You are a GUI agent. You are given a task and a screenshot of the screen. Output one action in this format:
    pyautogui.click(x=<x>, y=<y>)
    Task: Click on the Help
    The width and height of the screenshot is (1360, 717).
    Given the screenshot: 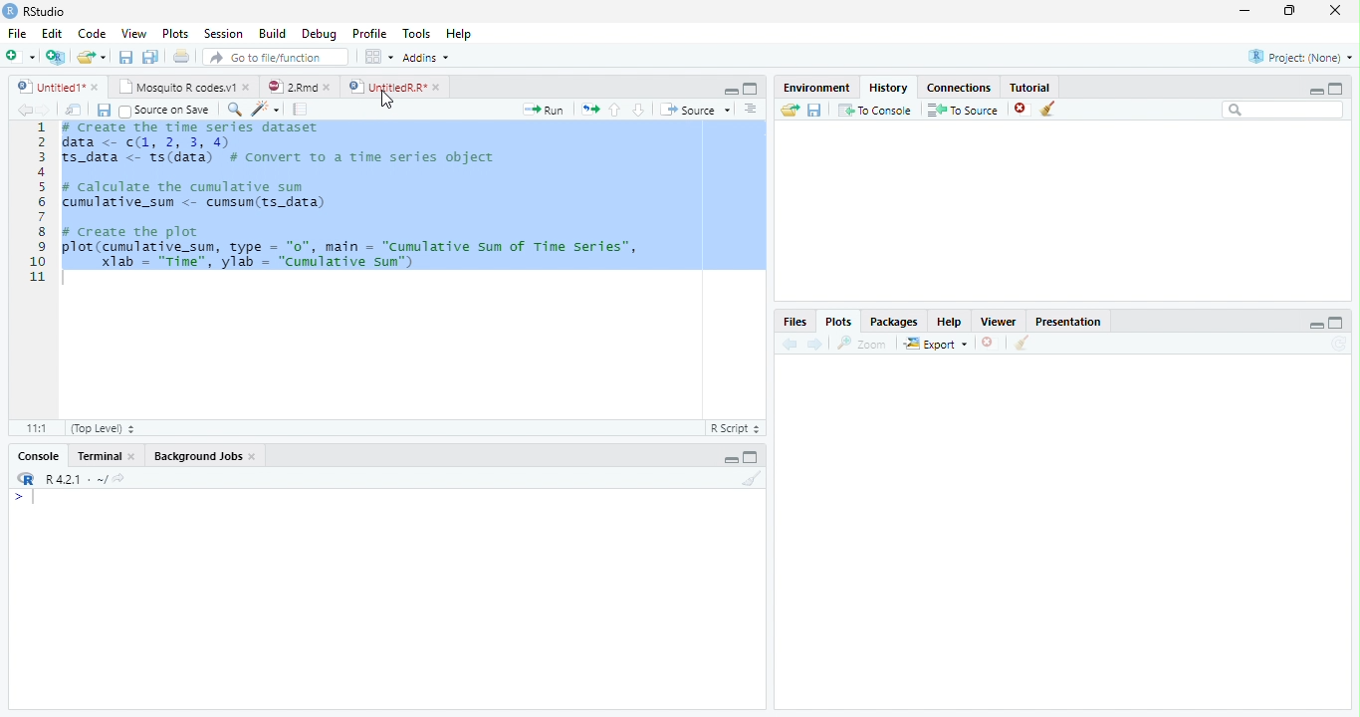 What is the action you would take?
    pyautogui.click(x=949, y=323)
    